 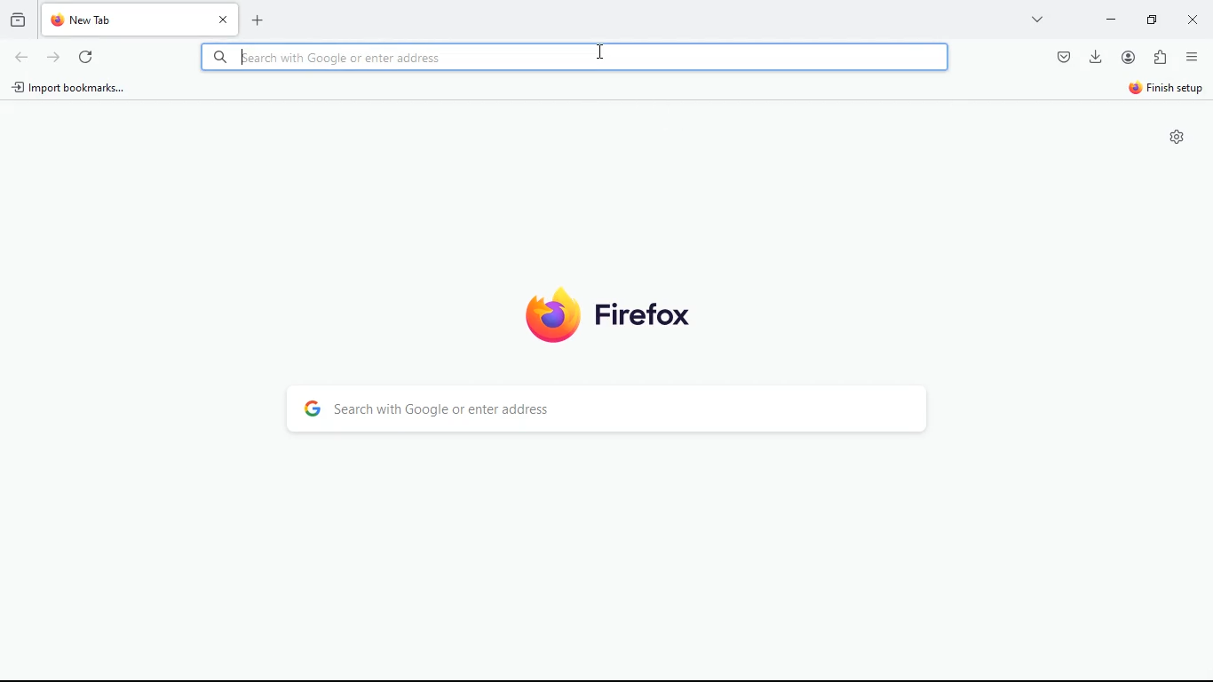 What do you see at coordinates (75, 90) in the screenshot?
I see `import bookmarks` at bounding box center [75, 90].